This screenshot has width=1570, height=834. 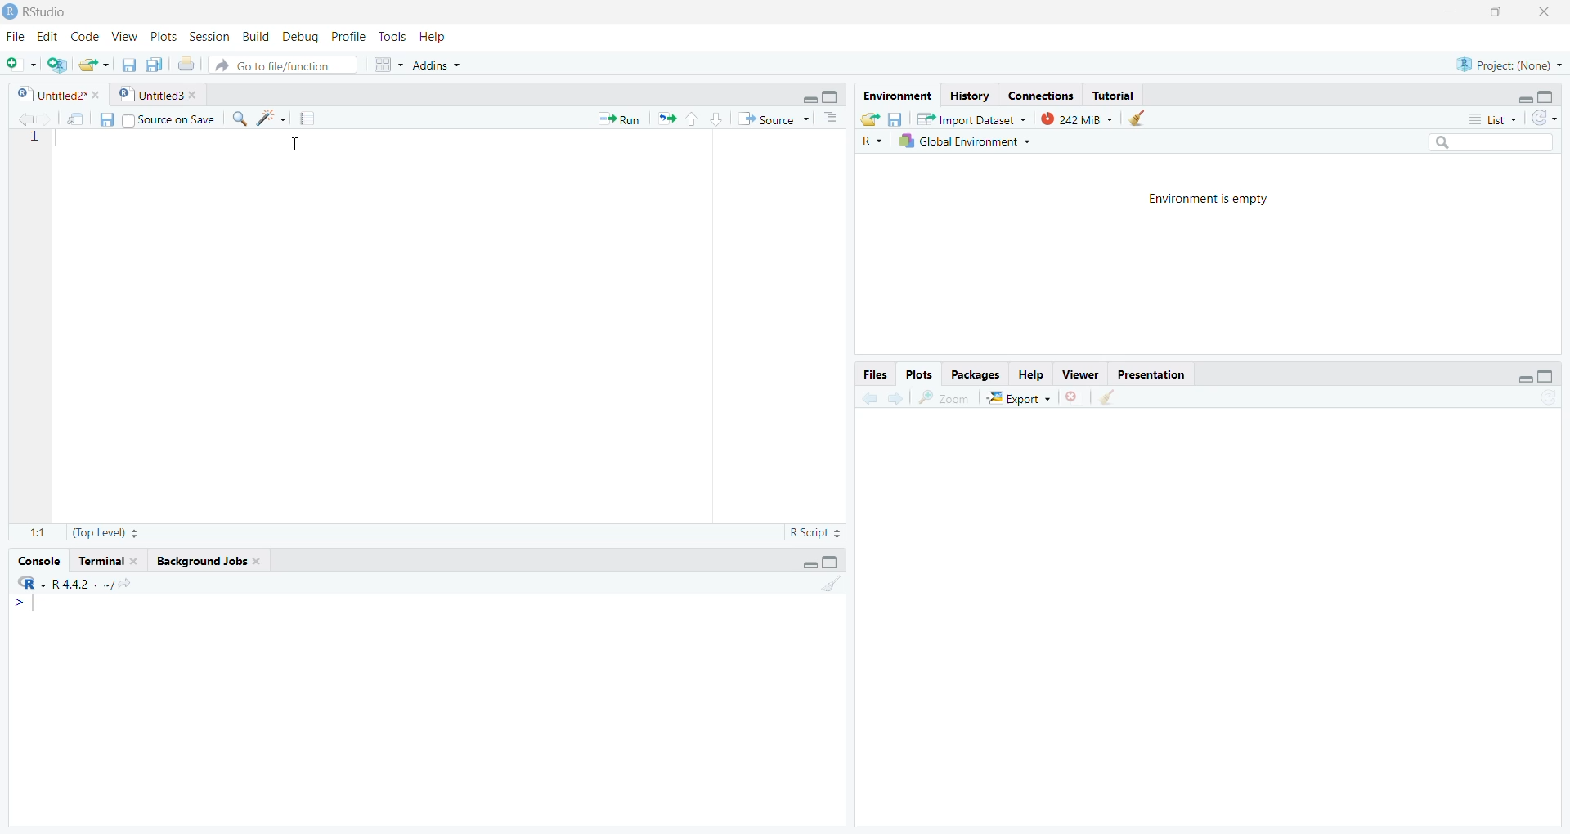 What do you see at coordinates (895, 397) in the screenshot?
I see `move forward` at bounding box center [895, 397].